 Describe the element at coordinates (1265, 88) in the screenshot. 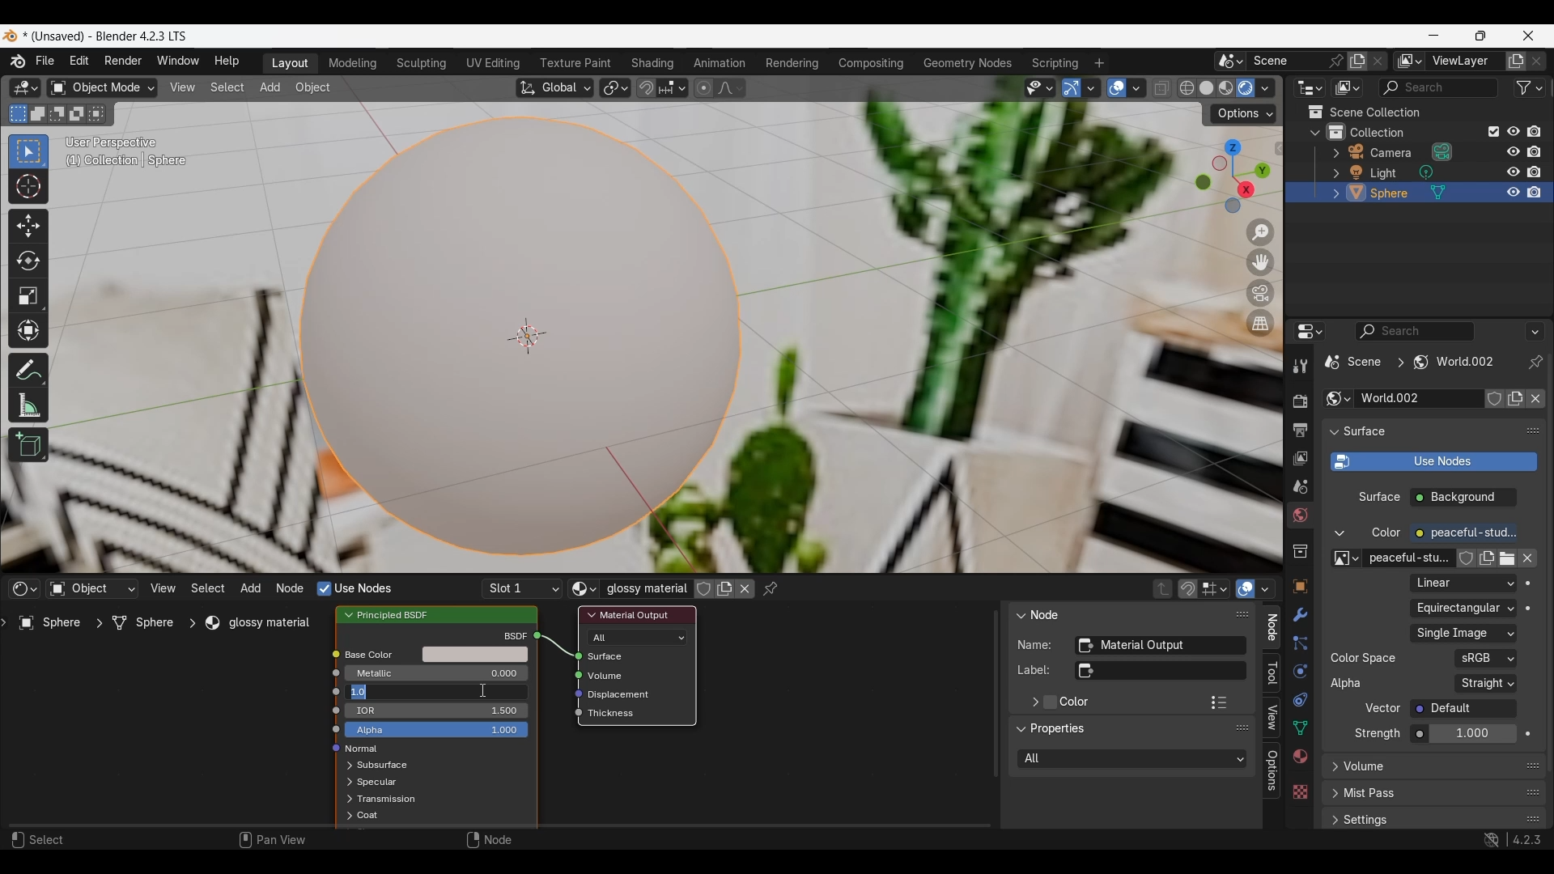

I see `Viewport shading options` at that location.